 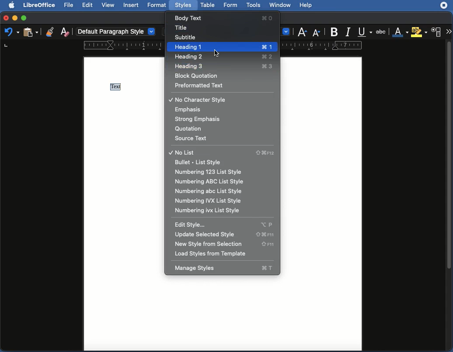 What do you see at coordinates (322, 45) in the screenshot?
I see `ruler` at bounding box center [322, 45].